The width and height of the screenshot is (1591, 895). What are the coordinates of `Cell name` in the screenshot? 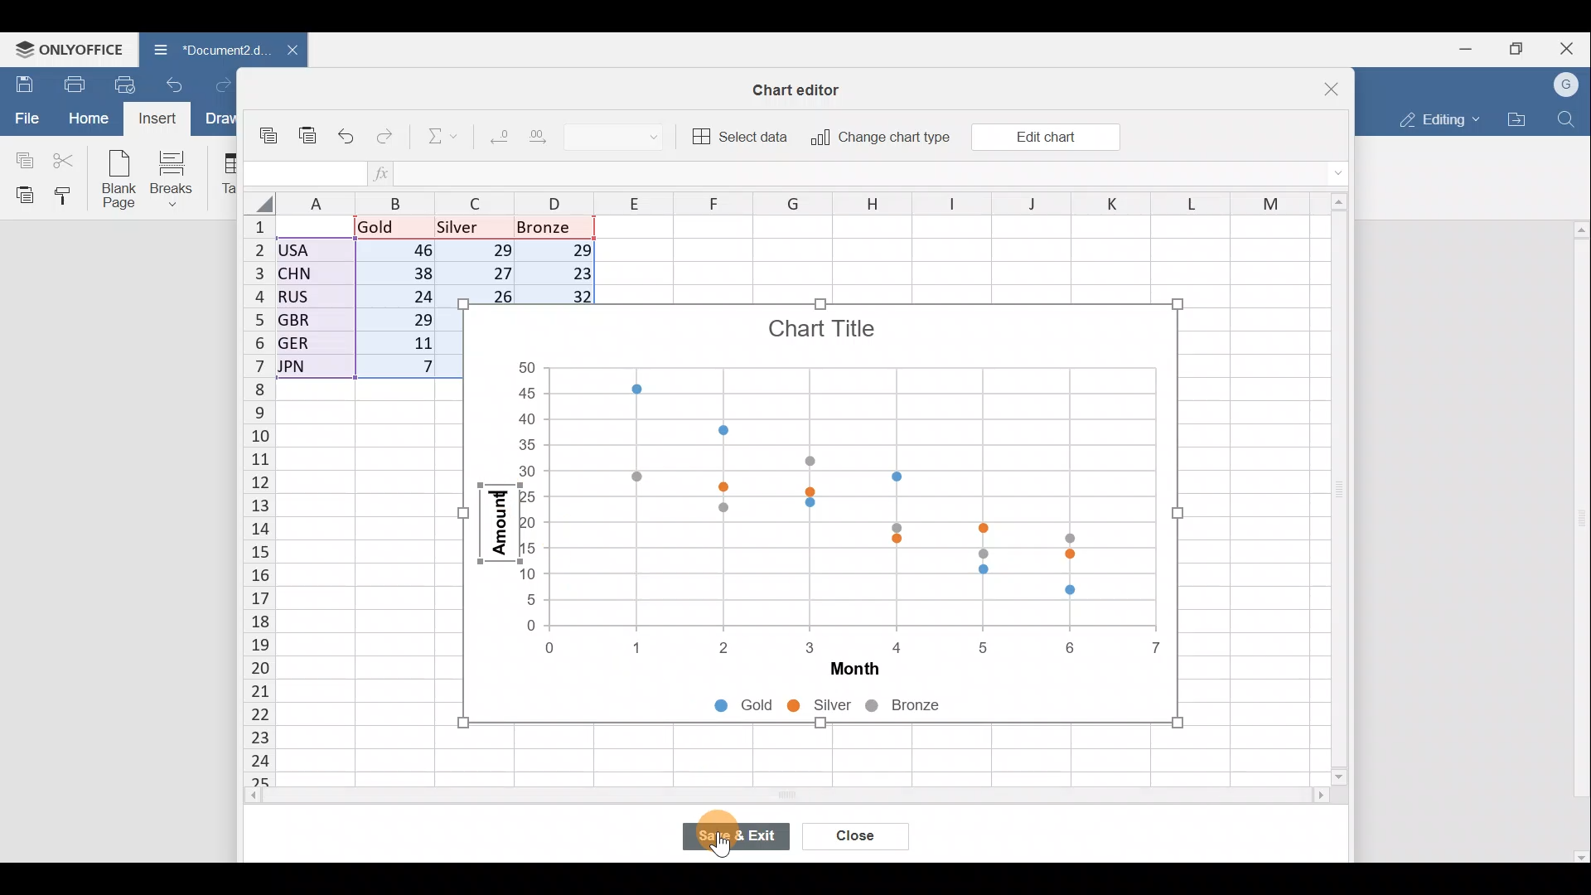 It's located at (304, 169).